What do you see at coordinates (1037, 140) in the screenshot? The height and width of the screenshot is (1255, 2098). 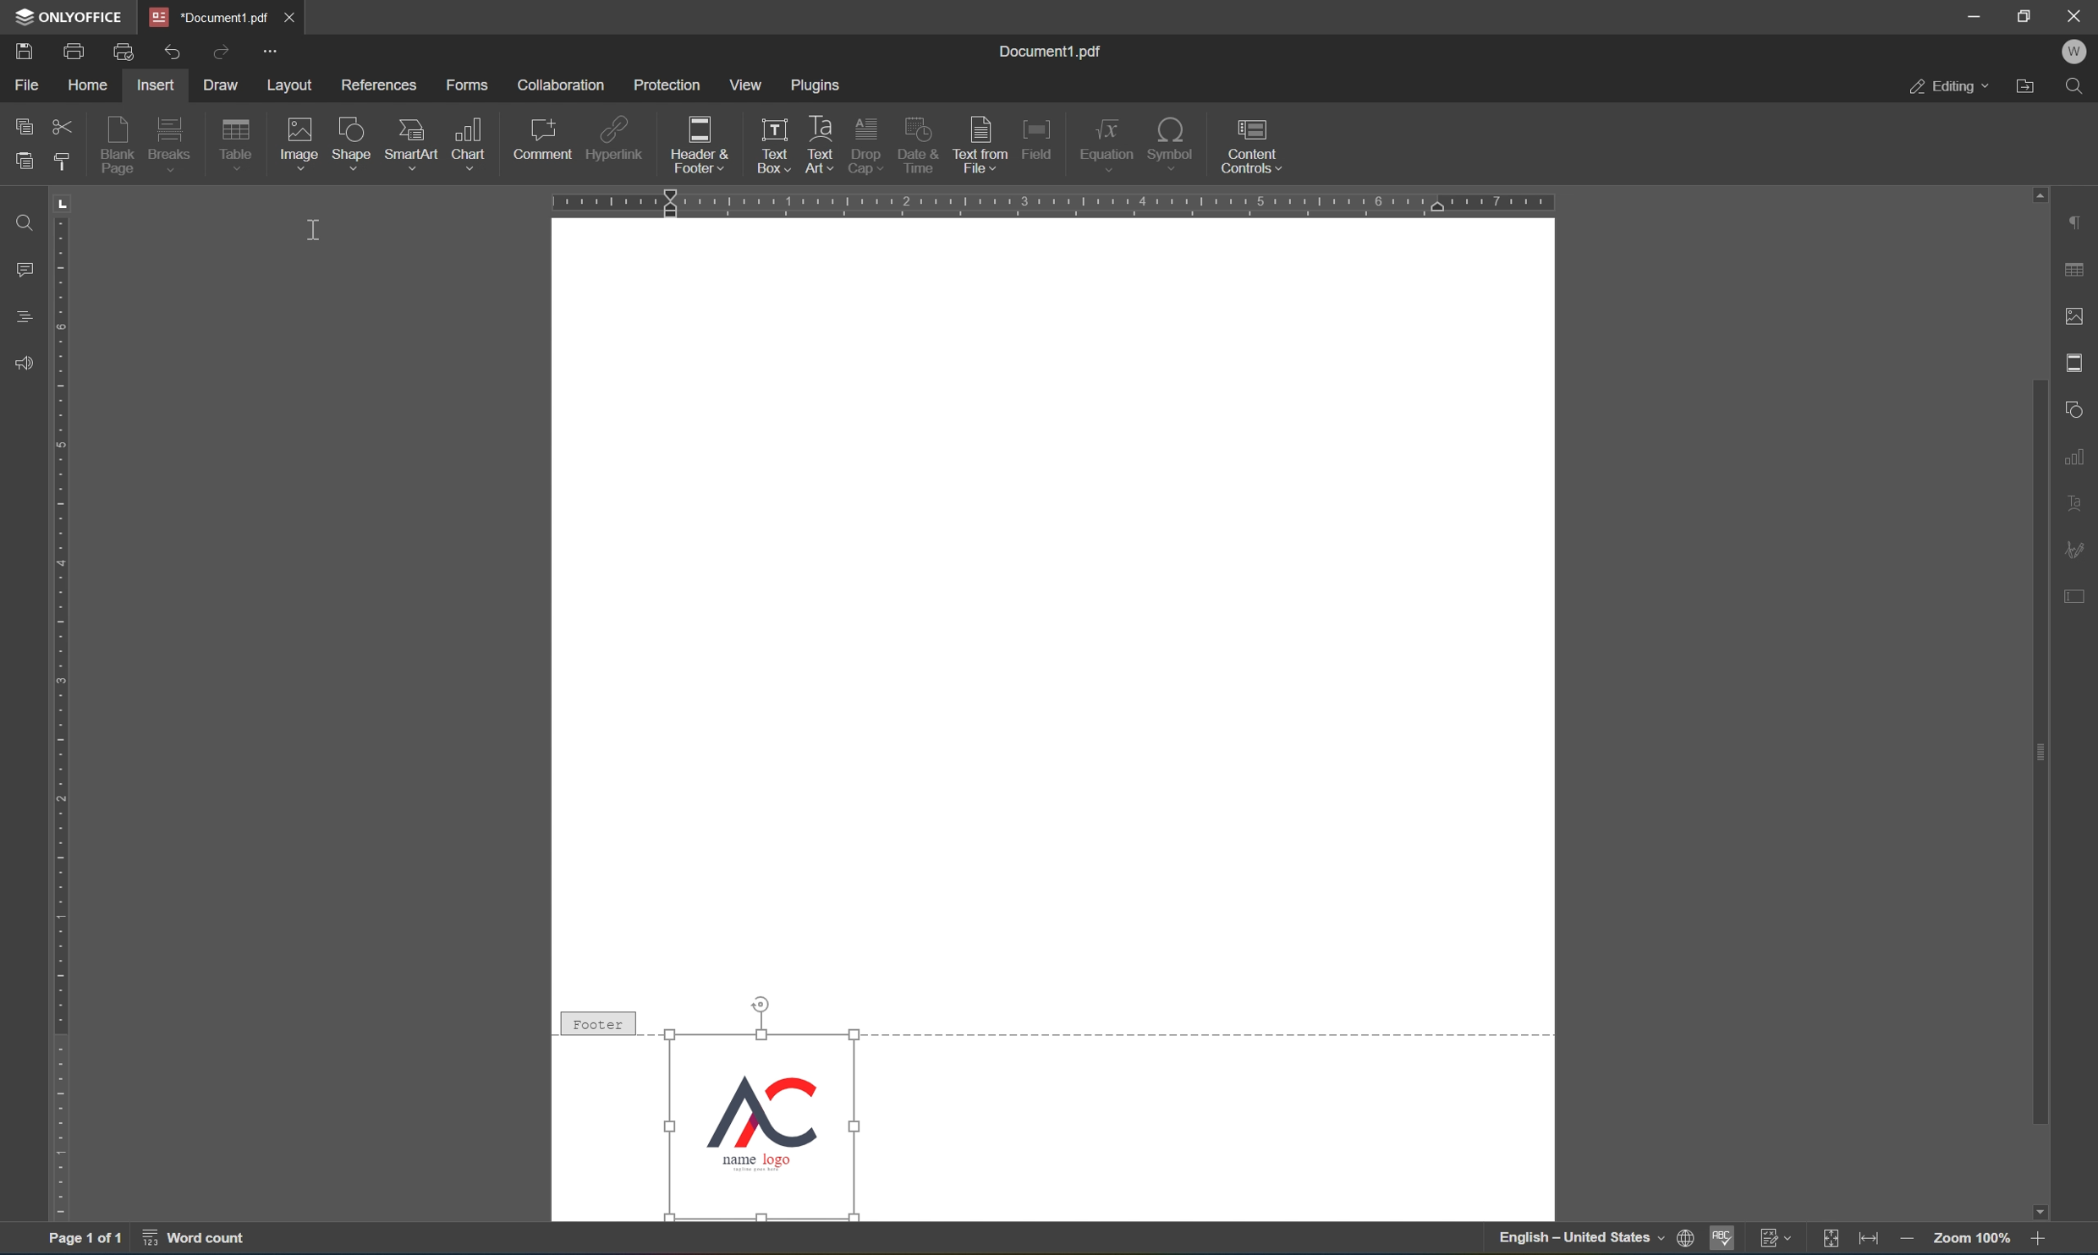 I see `field` at bounding box center [1037, 140].